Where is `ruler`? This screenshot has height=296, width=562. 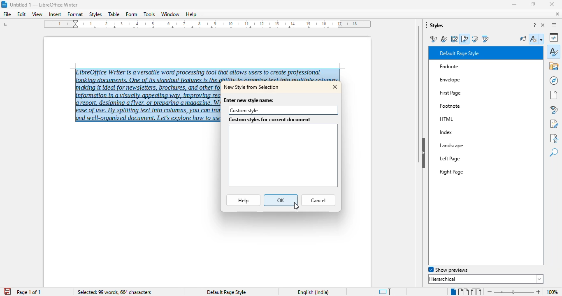
ruler is located at coordinates (209, 25).